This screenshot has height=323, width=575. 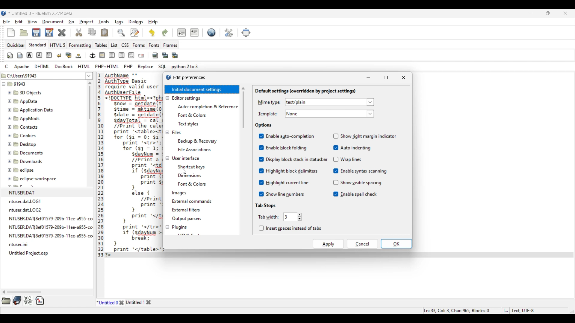 I want to click on Go menu, so click(x=71, y=22).